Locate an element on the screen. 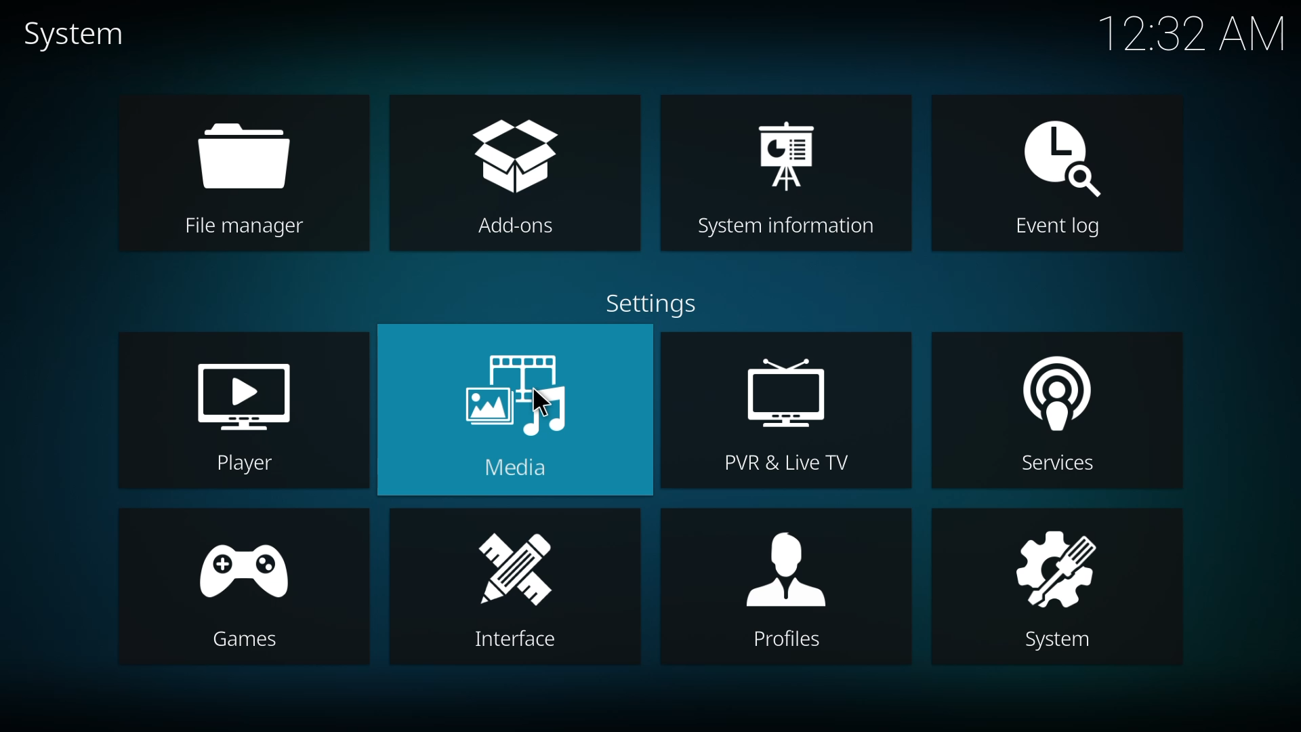 This screenshot has height=732, width=1301. pvr & live tv is located at coordinates (785, 413).